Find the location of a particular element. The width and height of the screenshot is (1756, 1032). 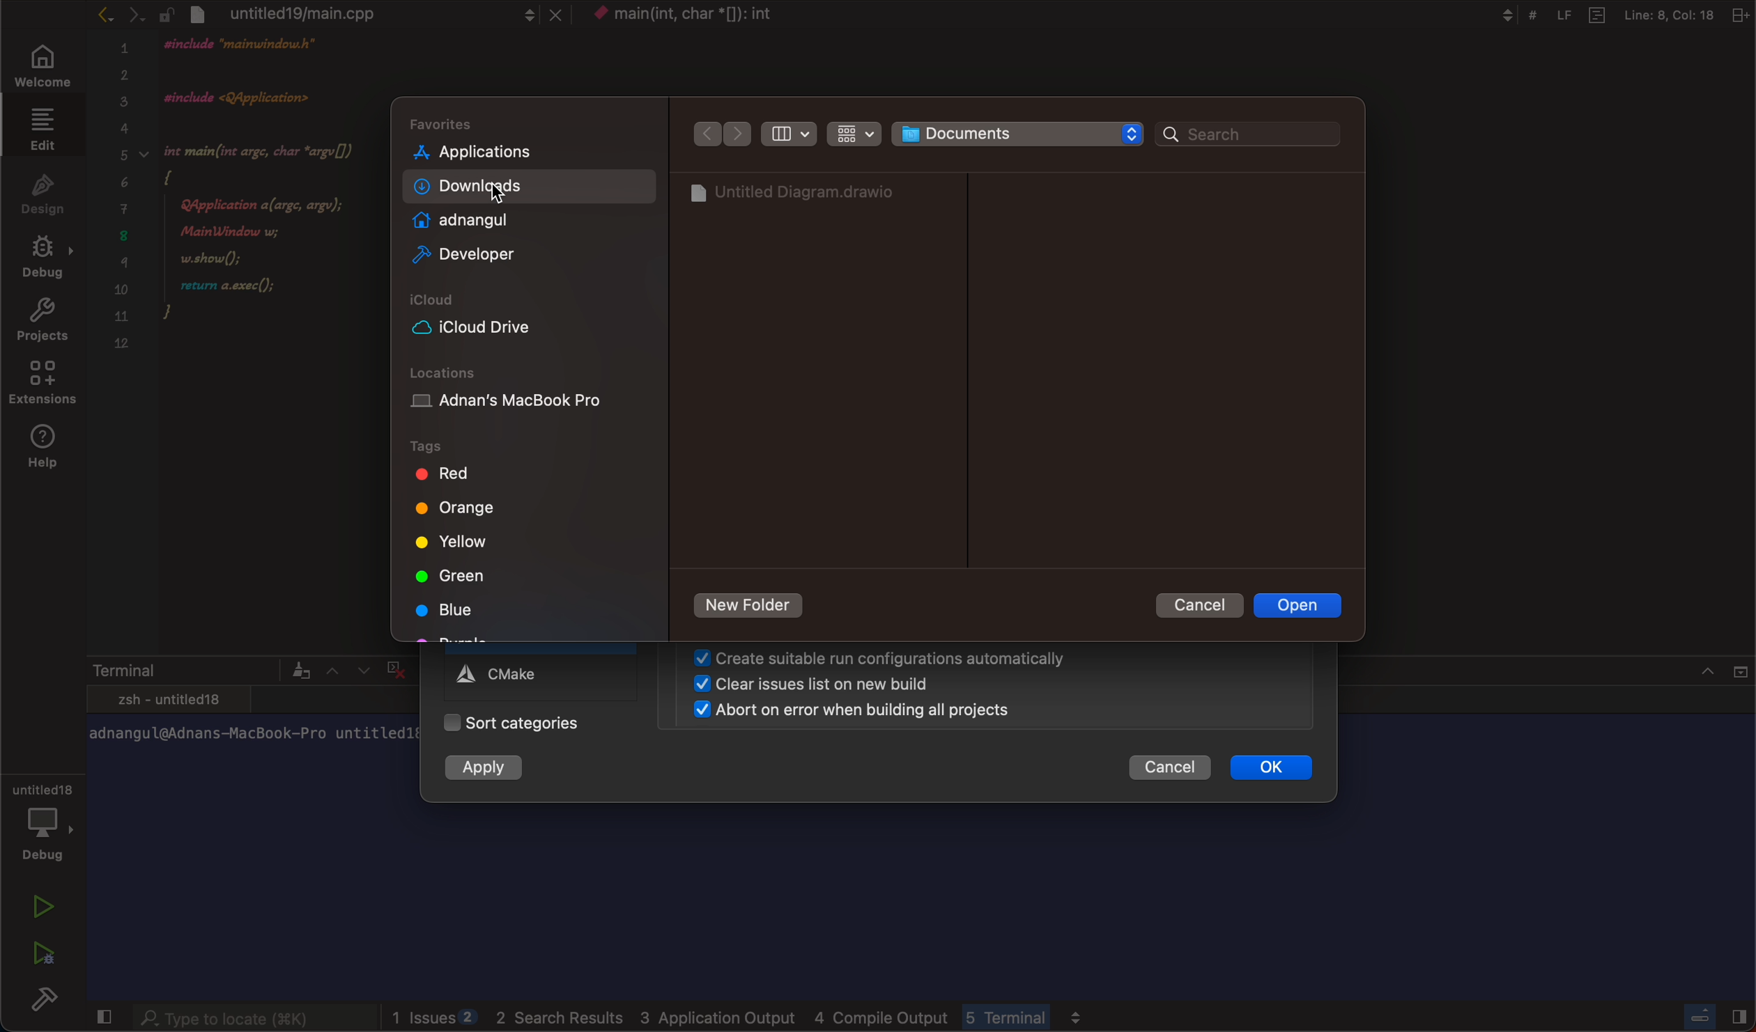

run is located at coordinates (43, 902).